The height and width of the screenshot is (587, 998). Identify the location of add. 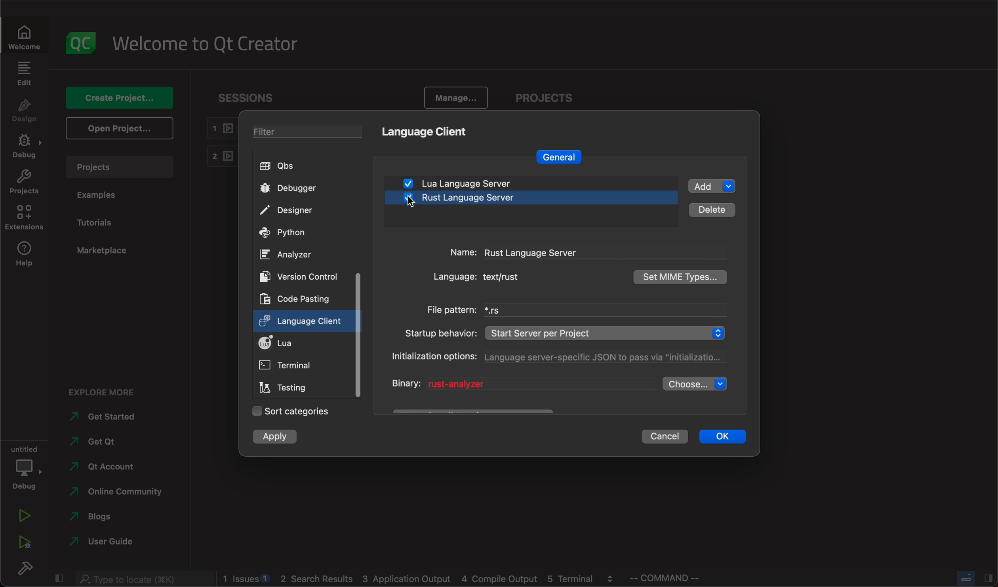
(713, 186).